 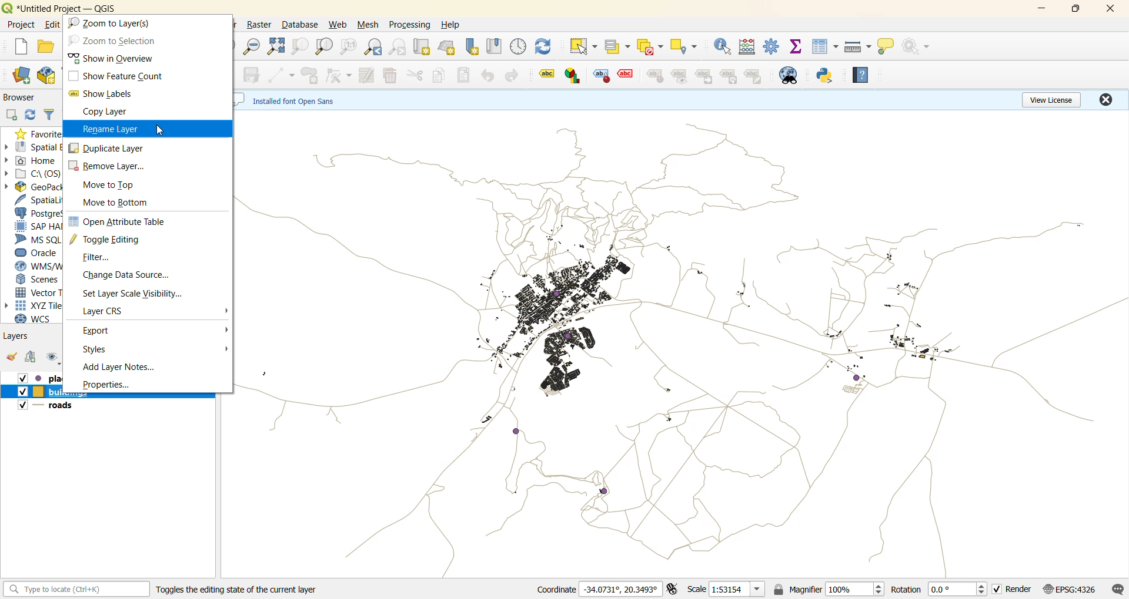 What do you see at coordinates (32, 147) in the screenshot?
I see `spatial bookmarks` at bounding box center [32, 147].